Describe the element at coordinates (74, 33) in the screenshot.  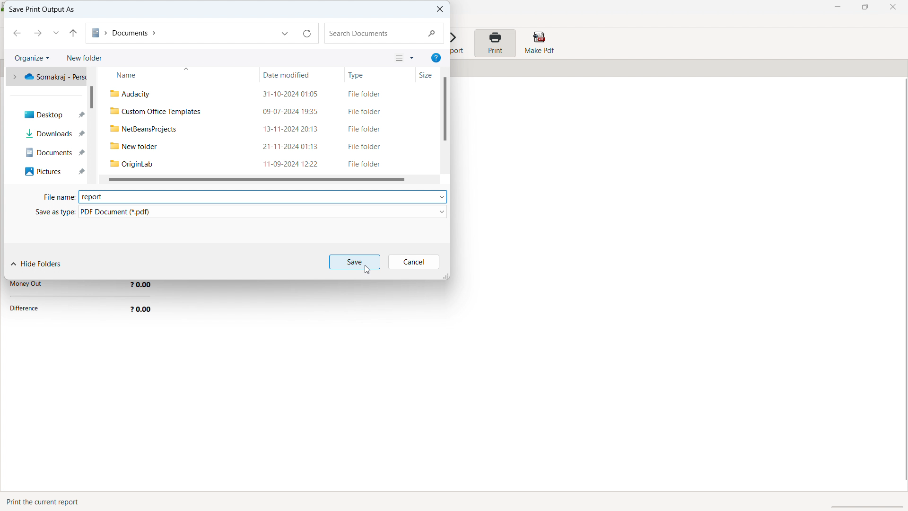
I see `go to originating folder` at that location.